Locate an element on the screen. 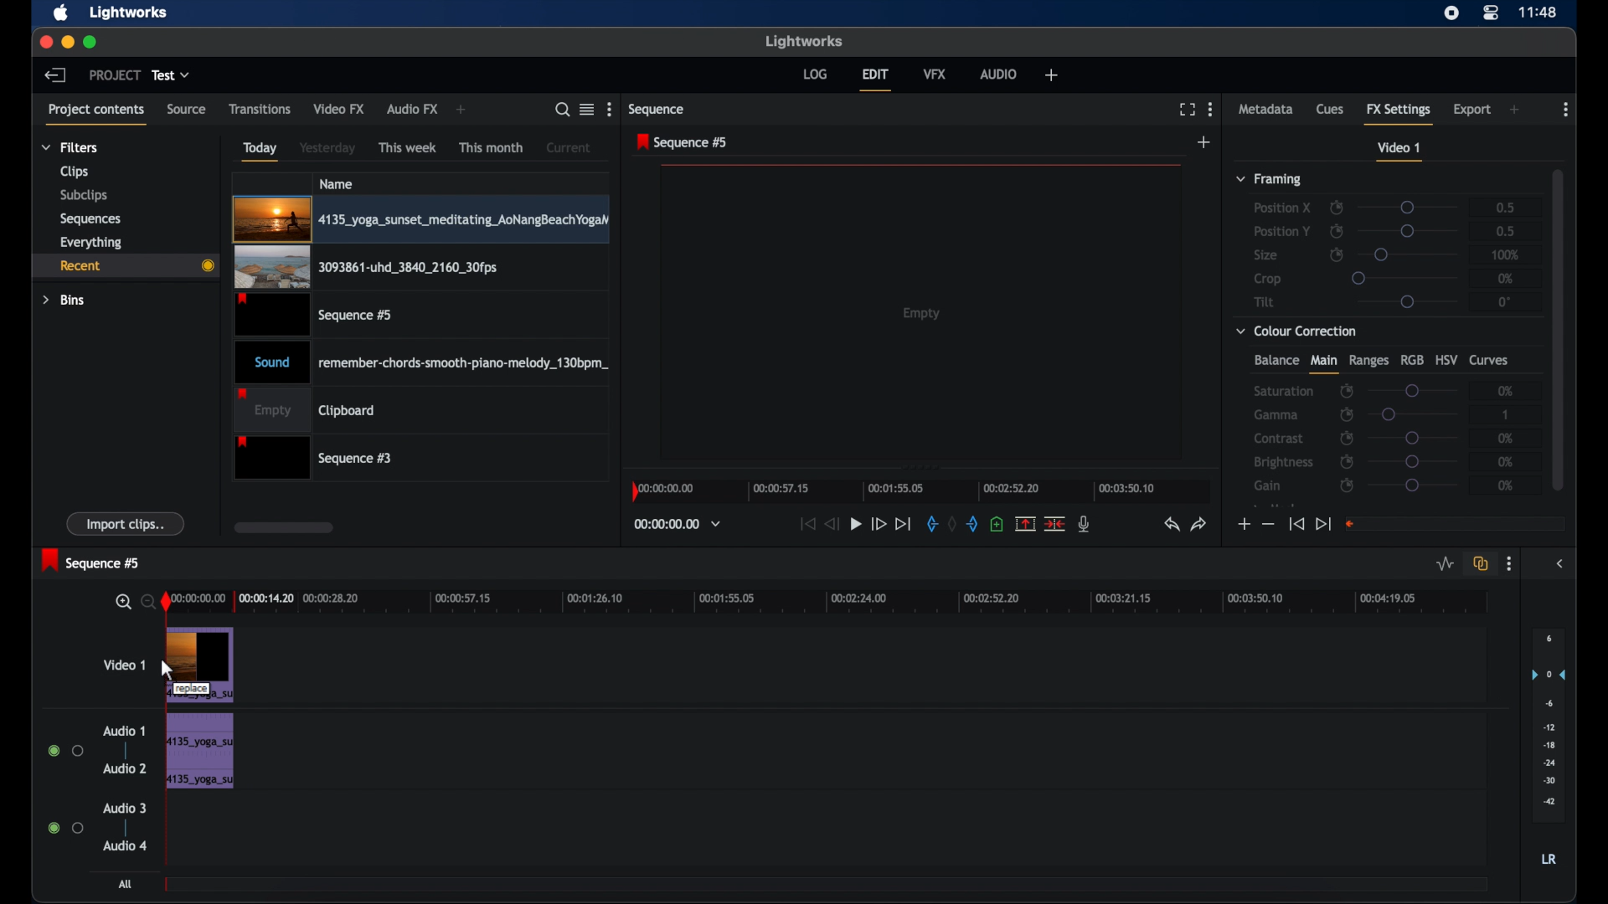  audio fx is located at coordinates (412, 110).